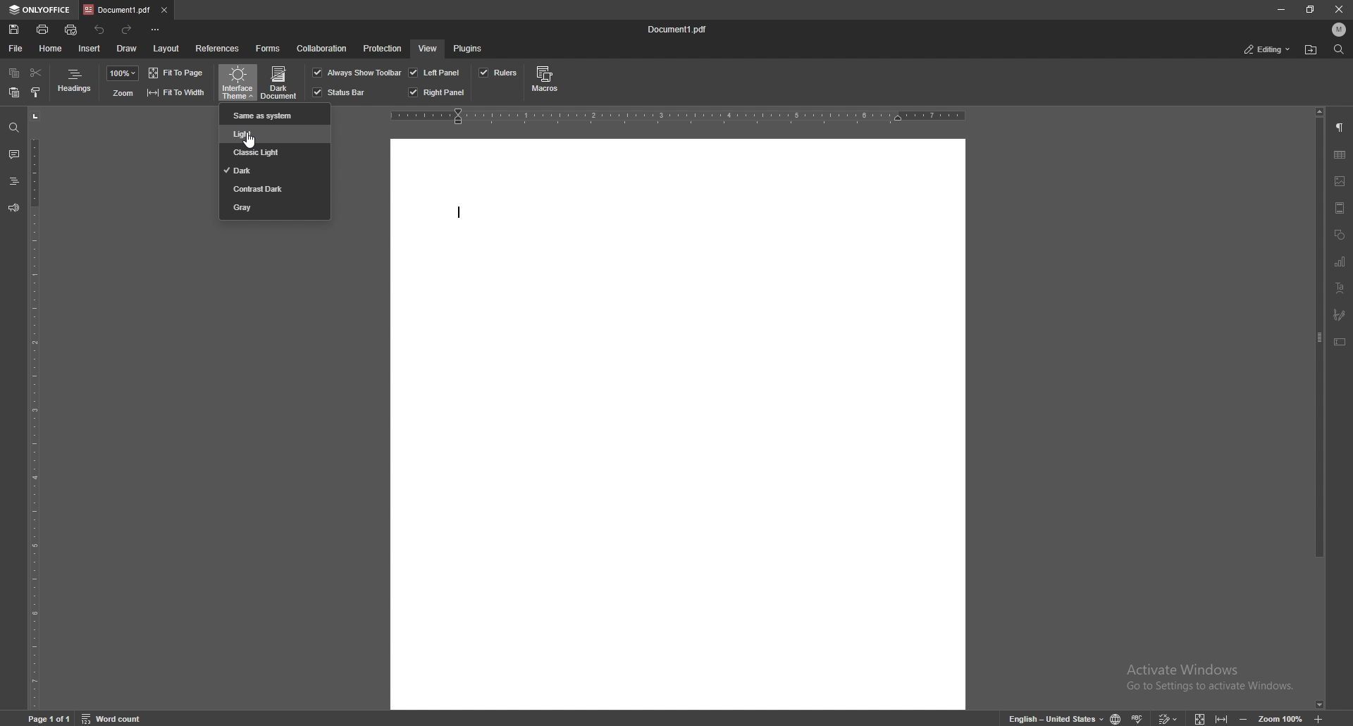  What do you see at coordinates (1340, 30) in the screenshot?
I see `profile` at bounding box center [1340, 30].